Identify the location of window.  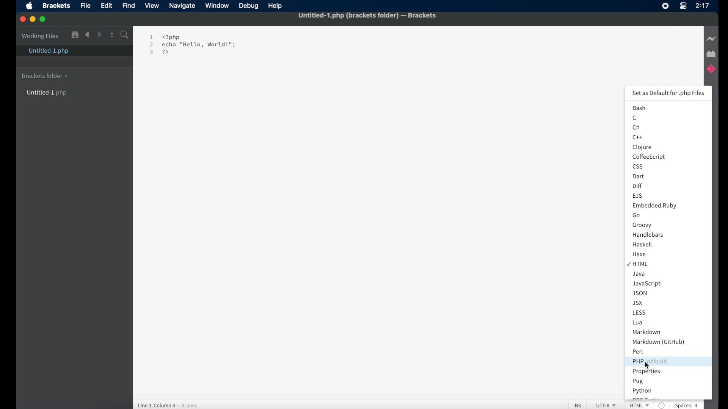
(217, 6).